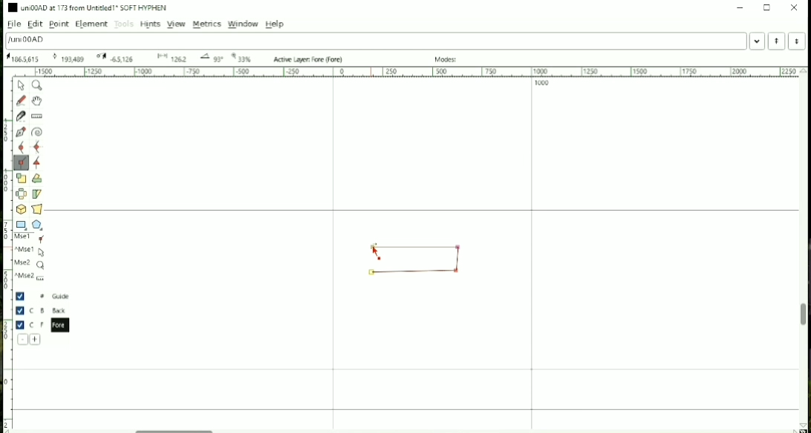 The image size is (811, 433). I want to click on Mse2, so click(30, 265).